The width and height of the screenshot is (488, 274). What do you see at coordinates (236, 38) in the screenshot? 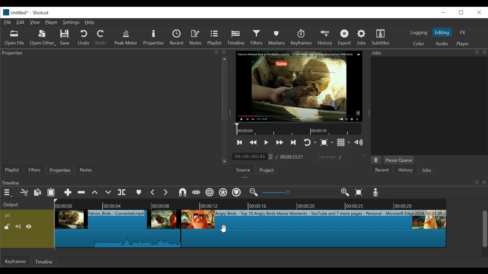
I see `Timeline` at bounding box center [236, 38].